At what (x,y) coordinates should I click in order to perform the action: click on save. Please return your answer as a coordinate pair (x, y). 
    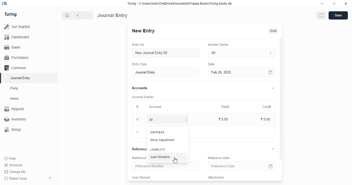
    Looking at the image, I should click on (338, 15).